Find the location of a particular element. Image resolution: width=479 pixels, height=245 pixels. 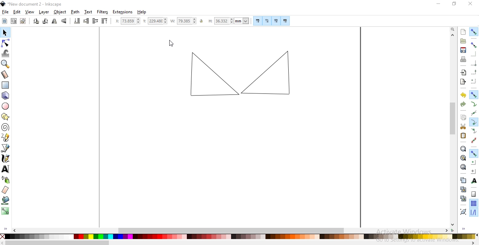

rotate 90 counter clockwise is located at coordinates (36, 21).